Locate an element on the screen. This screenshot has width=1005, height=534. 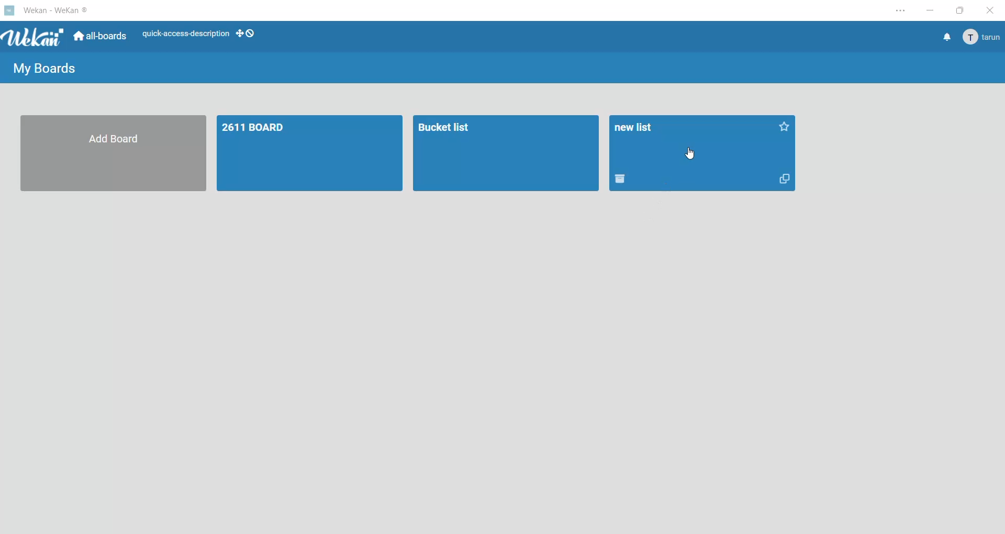
duplicate is located at coordinates (784, 181).